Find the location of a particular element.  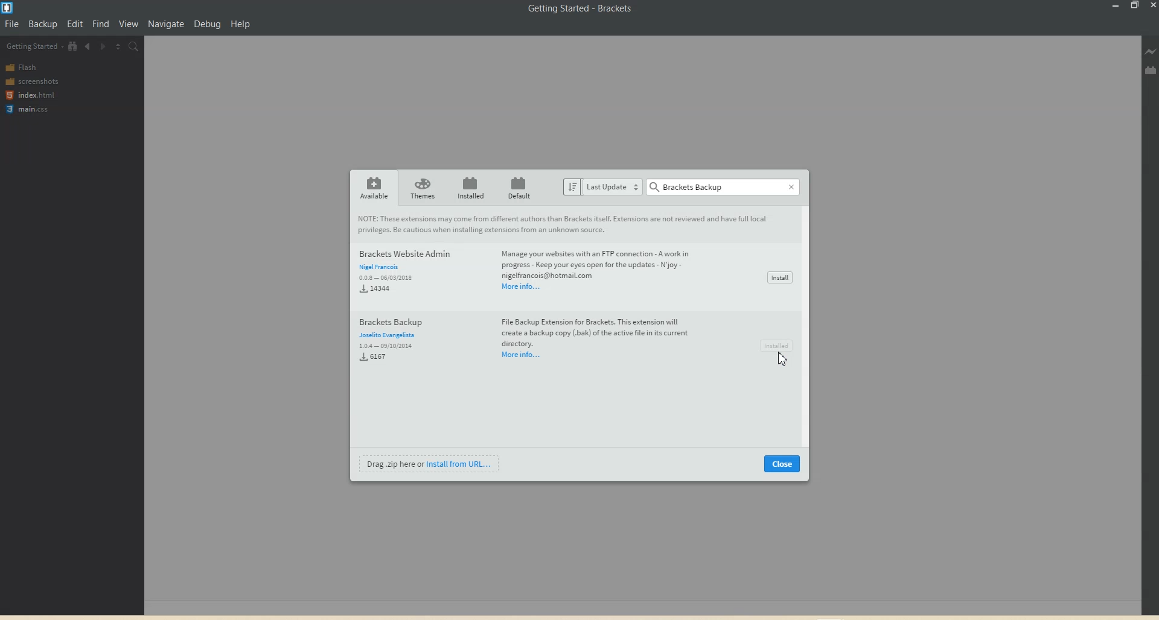

Debug is located at coordinates (208, 24).